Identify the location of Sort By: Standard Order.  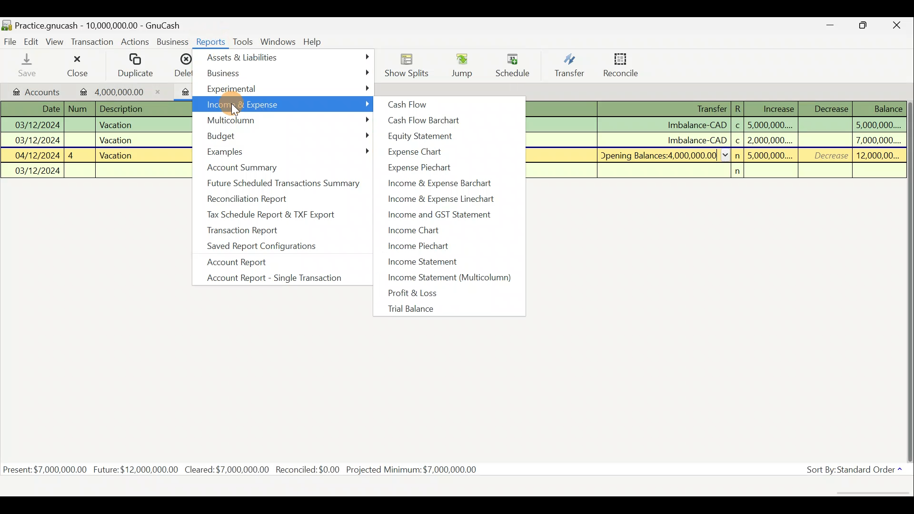
(851, 469).